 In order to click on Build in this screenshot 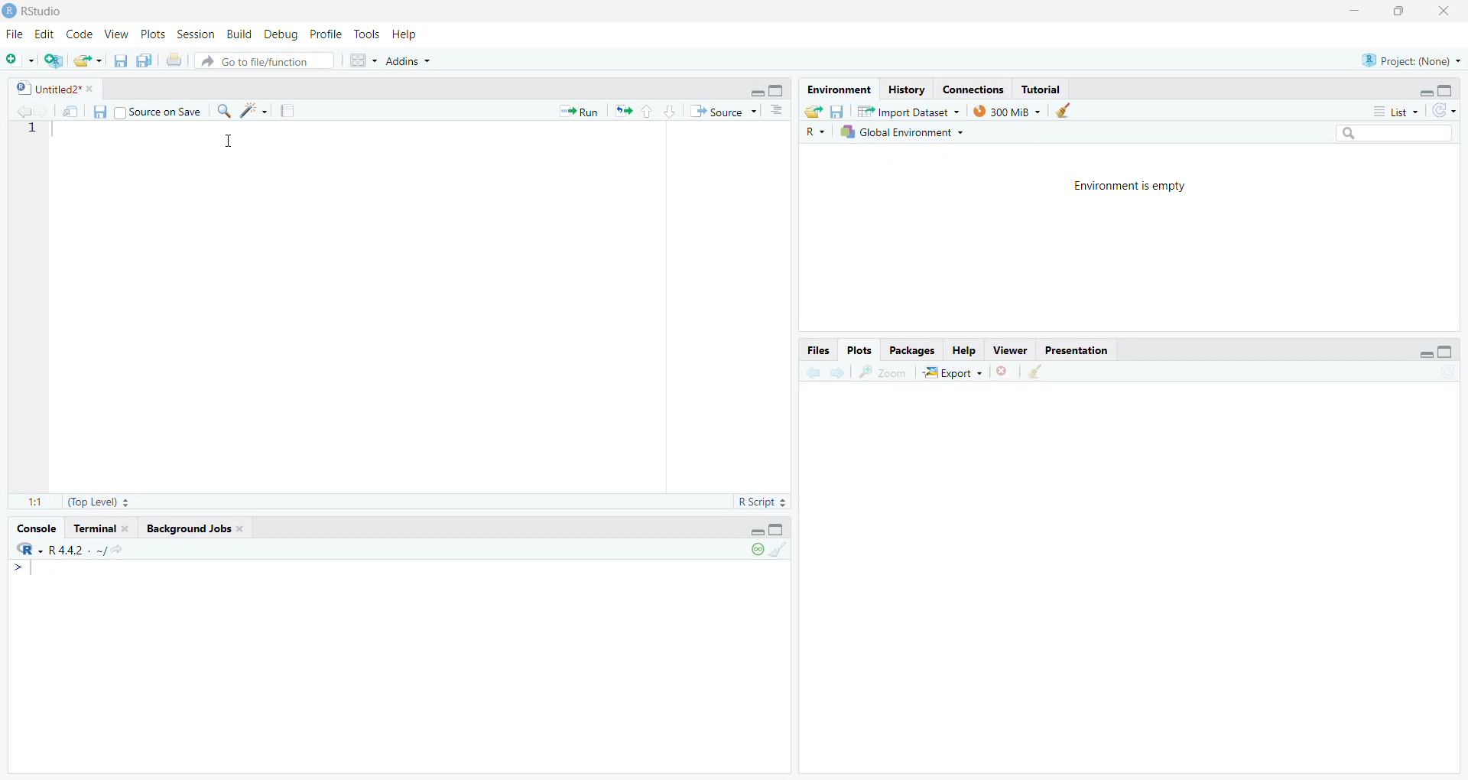, I will do `click(238, 34)`.